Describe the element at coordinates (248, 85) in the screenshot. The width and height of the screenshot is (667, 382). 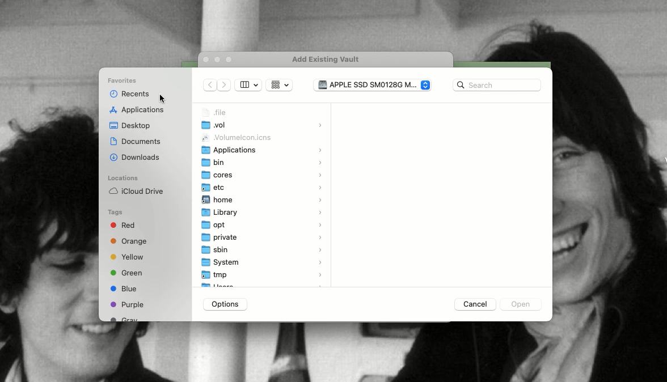
I see `View format` at that location.